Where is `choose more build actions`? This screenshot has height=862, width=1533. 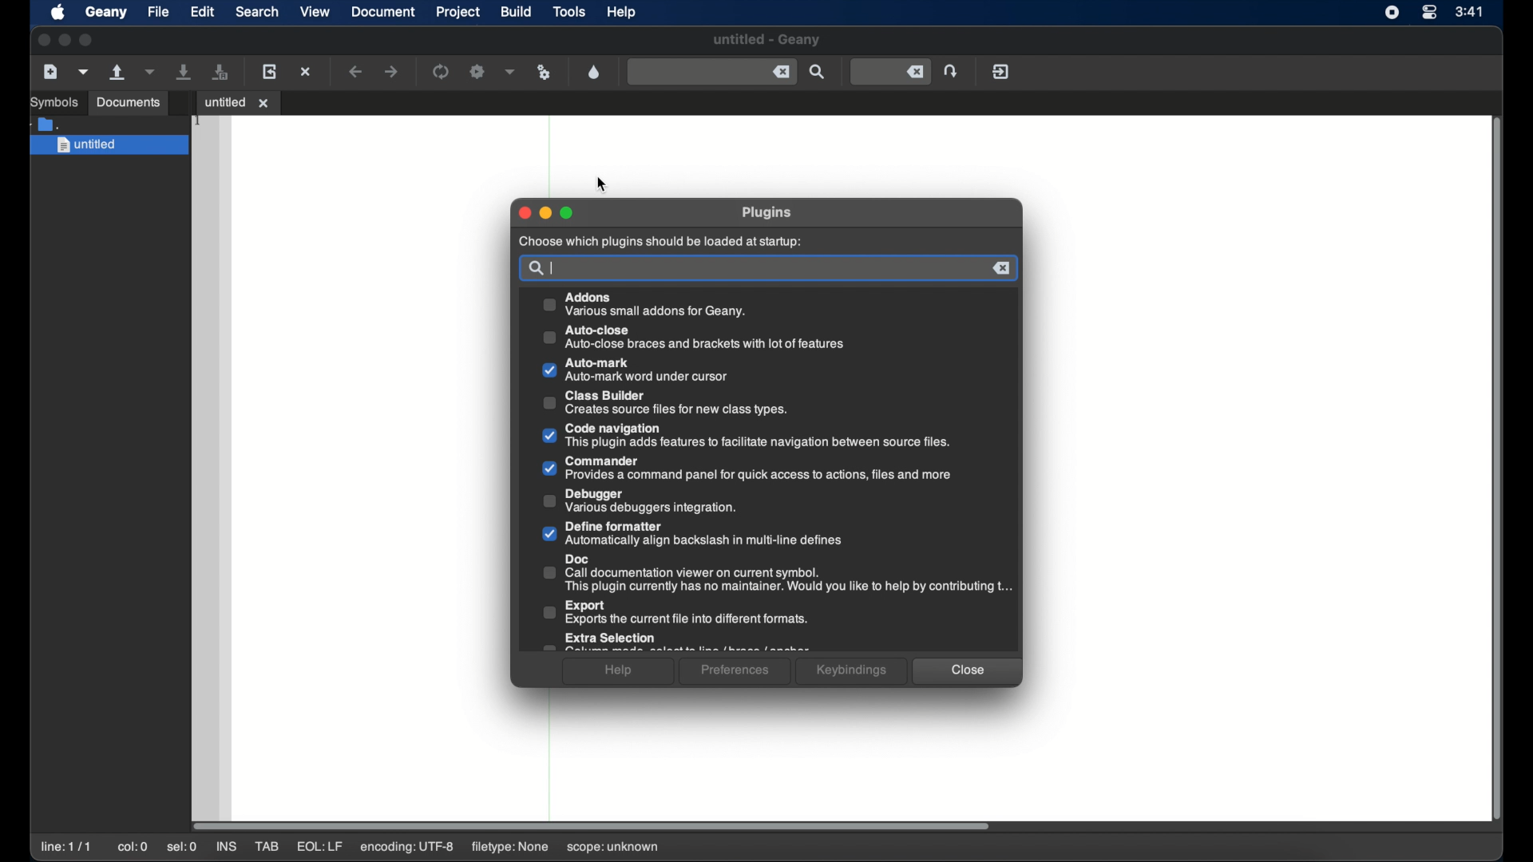
choose more build actions is located at coordinates (510, 72).